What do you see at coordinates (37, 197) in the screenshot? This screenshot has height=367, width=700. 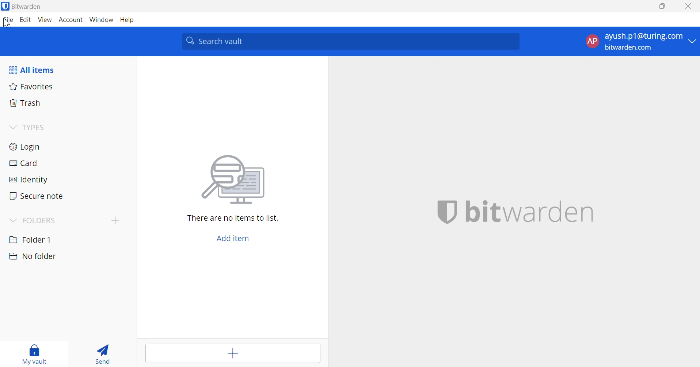 I see `Secure note` at bounding box center [37, 197].